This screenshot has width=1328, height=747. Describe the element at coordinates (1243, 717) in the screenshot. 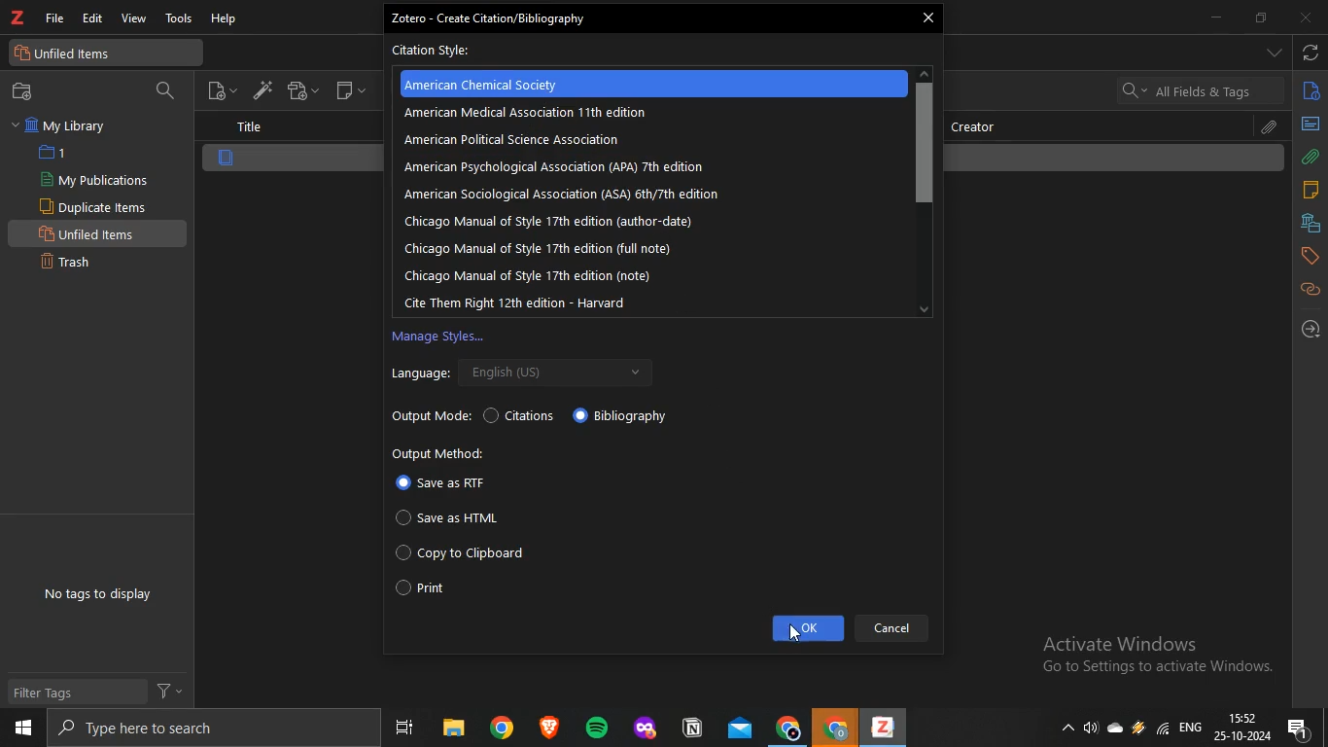

I see `time` at that location.